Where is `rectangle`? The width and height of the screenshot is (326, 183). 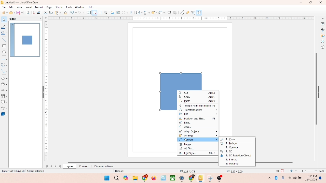
rectangle is located at coordinates (4, 46).